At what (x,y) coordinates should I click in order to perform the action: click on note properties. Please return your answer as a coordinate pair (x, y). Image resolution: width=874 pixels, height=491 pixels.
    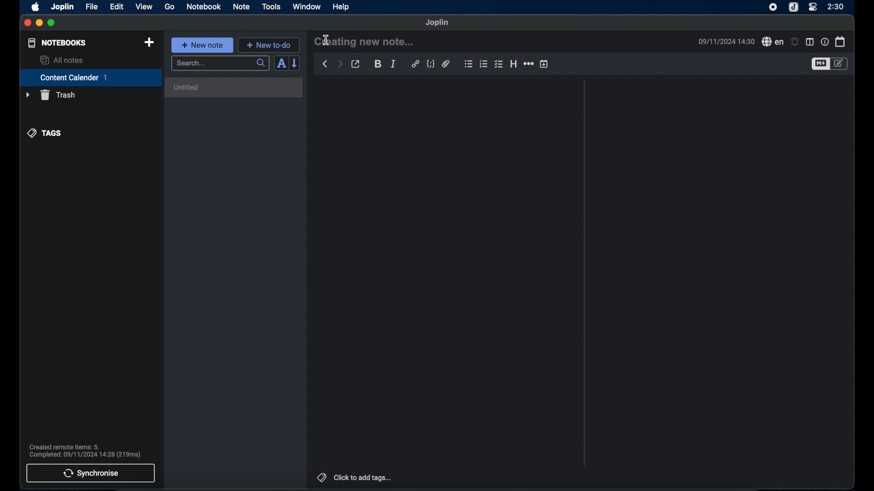
    Looking at the image, I should click on (825, 41).